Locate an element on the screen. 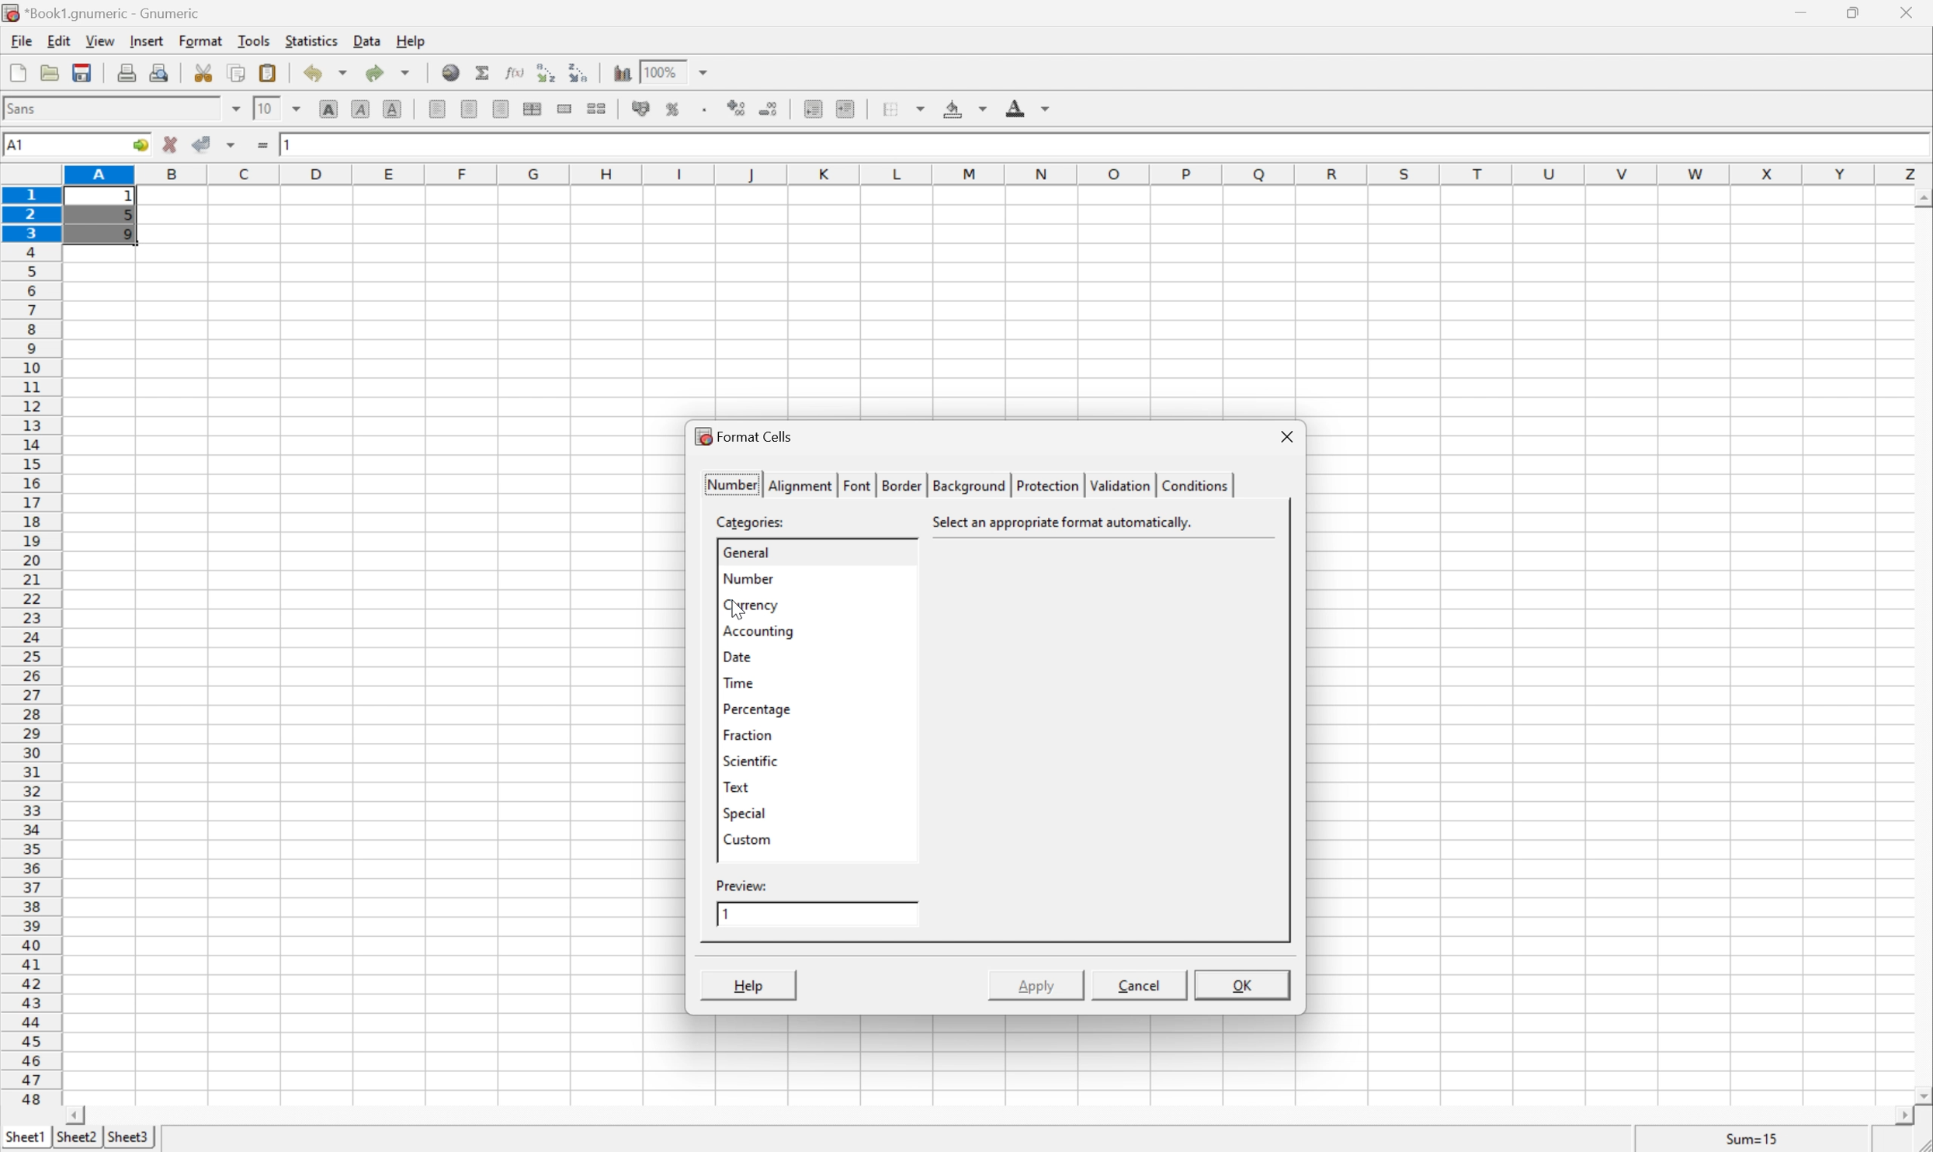  bold is located at coordinates (332, 109).